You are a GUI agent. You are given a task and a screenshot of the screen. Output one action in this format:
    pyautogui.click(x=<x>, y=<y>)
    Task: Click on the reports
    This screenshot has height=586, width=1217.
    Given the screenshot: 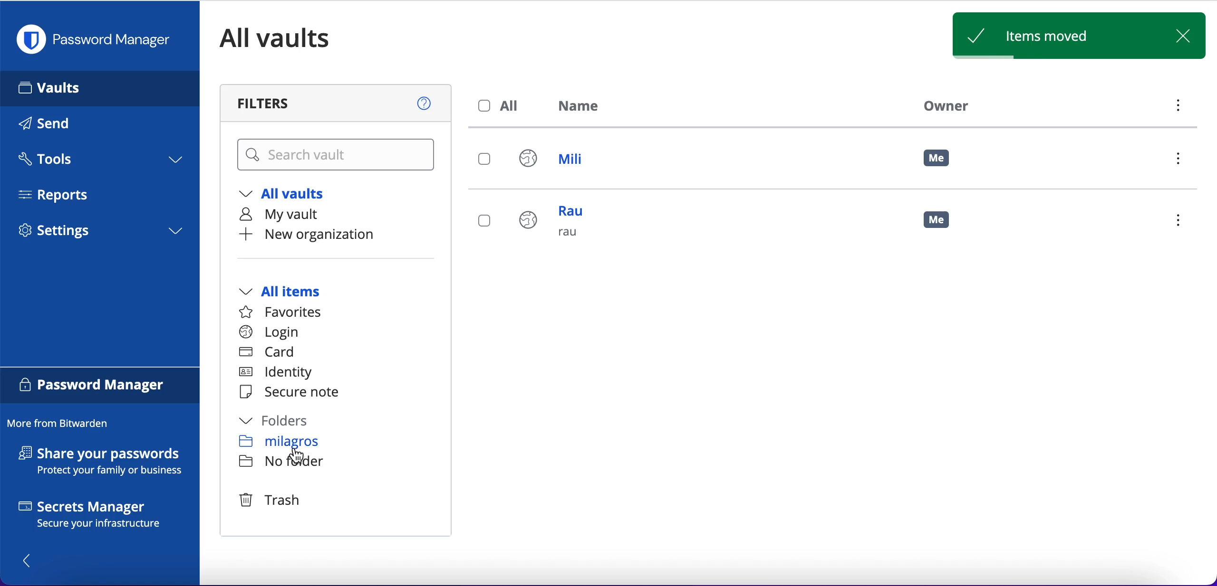 What is the action you would take?
    pyautogui.click(x=61, y=195)
    